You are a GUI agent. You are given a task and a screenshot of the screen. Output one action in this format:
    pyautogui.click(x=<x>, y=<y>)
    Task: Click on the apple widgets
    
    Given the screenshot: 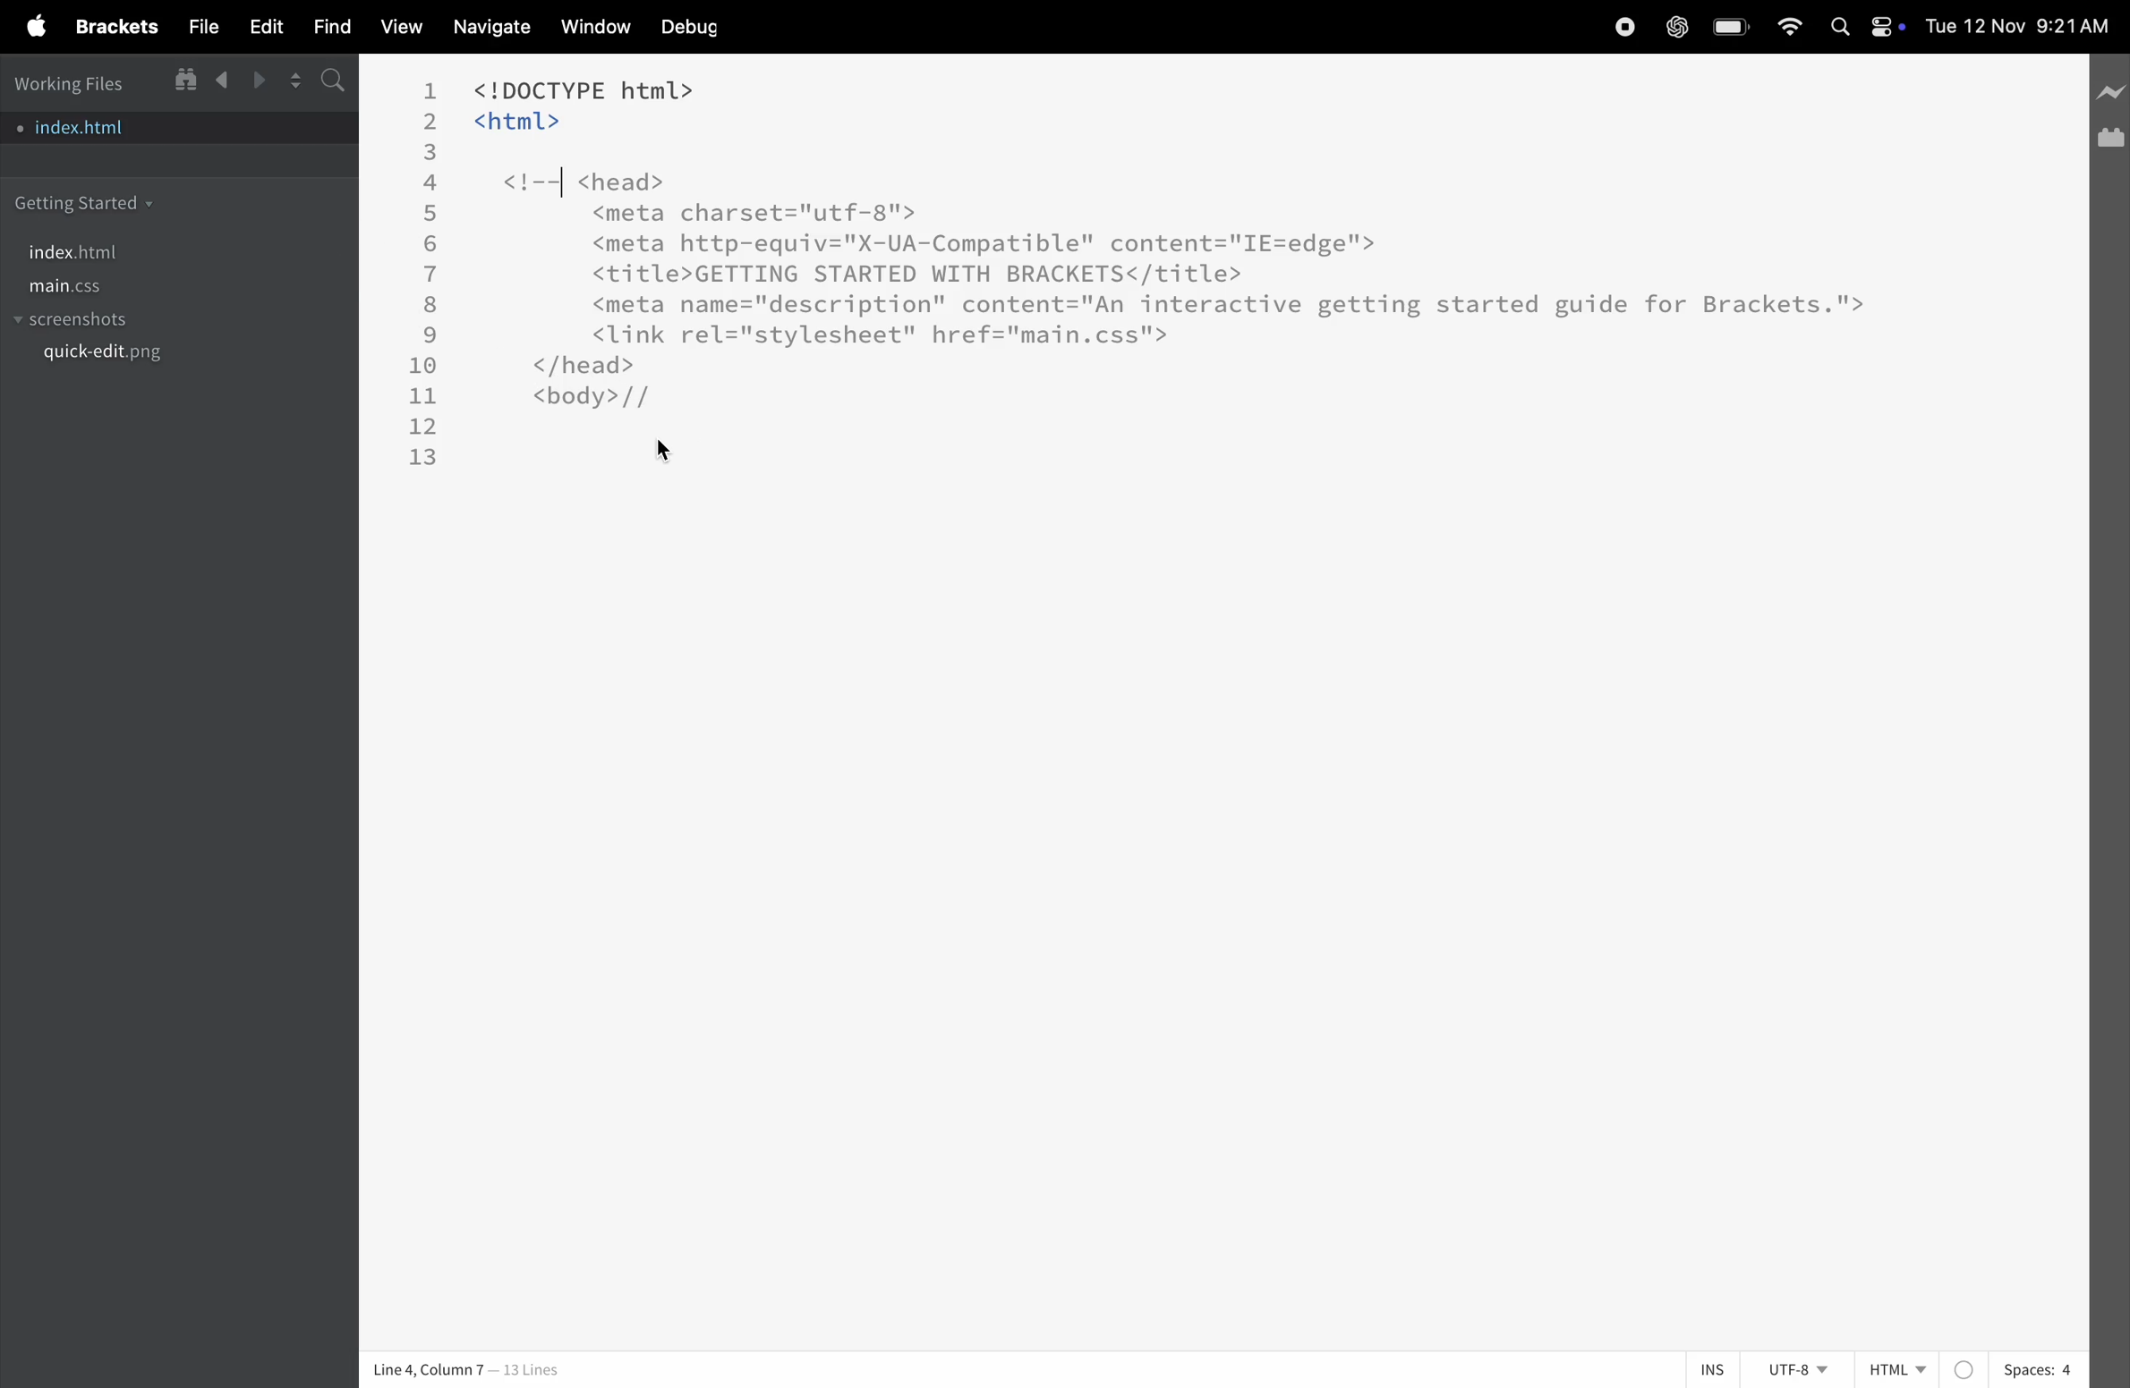 What is the action you would take?
    pyautogui.click(x=1867, y=28)
    